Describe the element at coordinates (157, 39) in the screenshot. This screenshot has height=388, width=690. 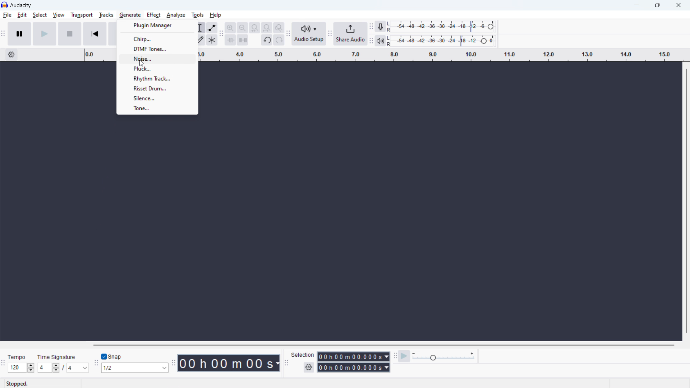
I see `chirp` at that location.